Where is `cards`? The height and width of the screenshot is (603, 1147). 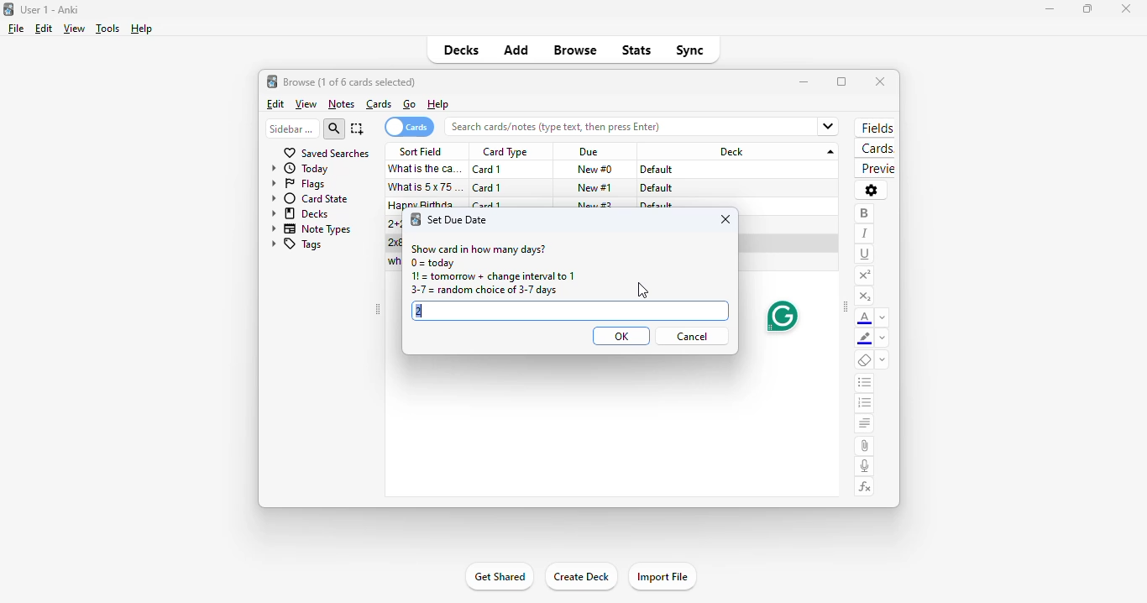
cards is located at coordinates (409, 127).